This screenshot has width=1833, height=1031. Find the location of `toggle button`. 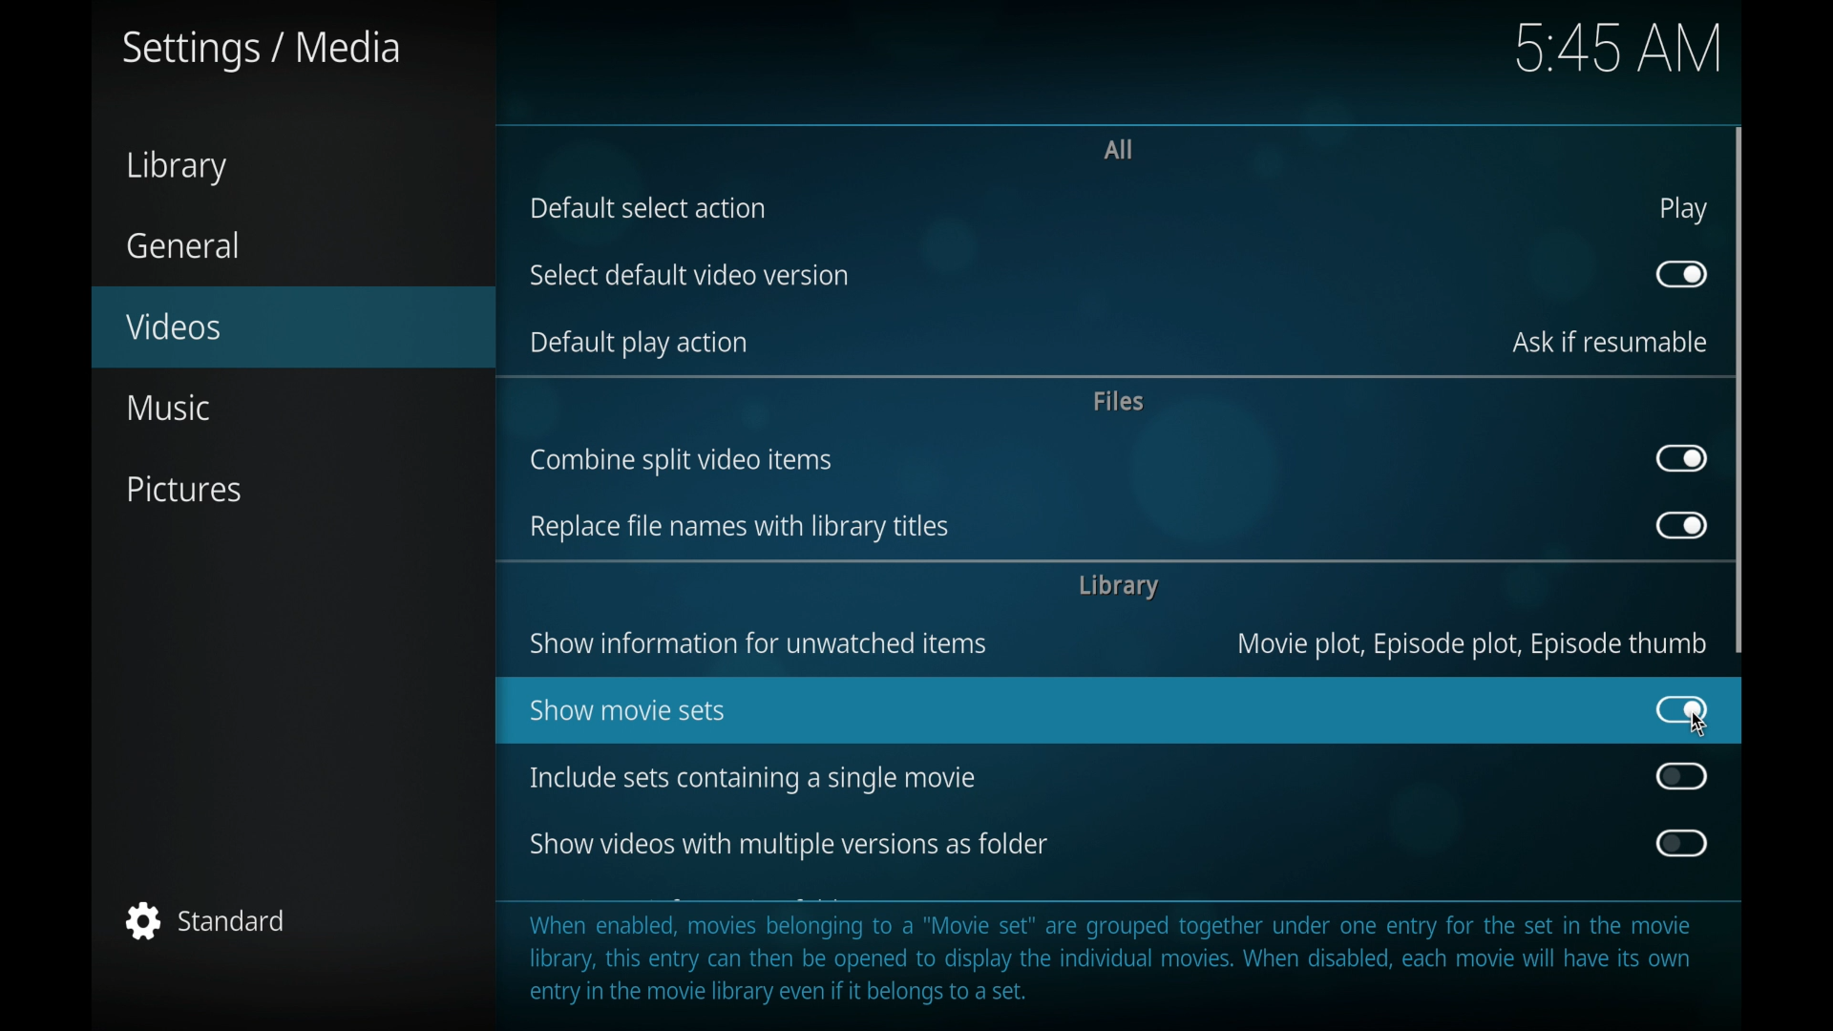

toggle button is located at coordinates (1682, 776).